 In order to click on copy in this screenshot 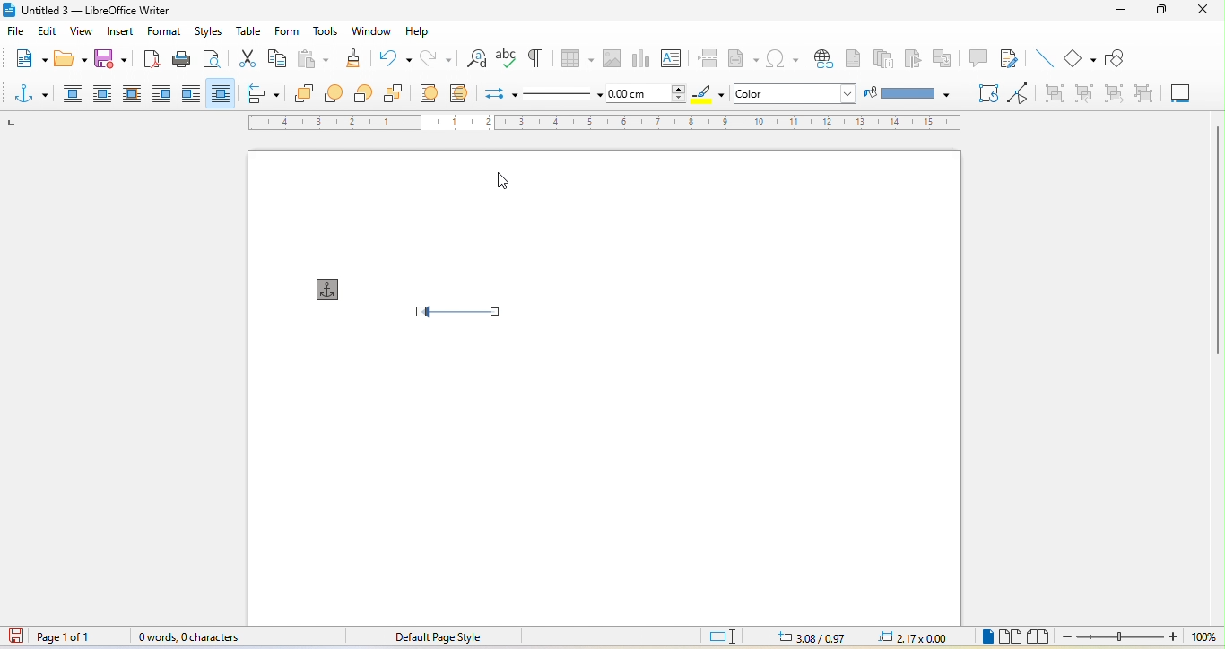, I will do `click(278, 57)`.